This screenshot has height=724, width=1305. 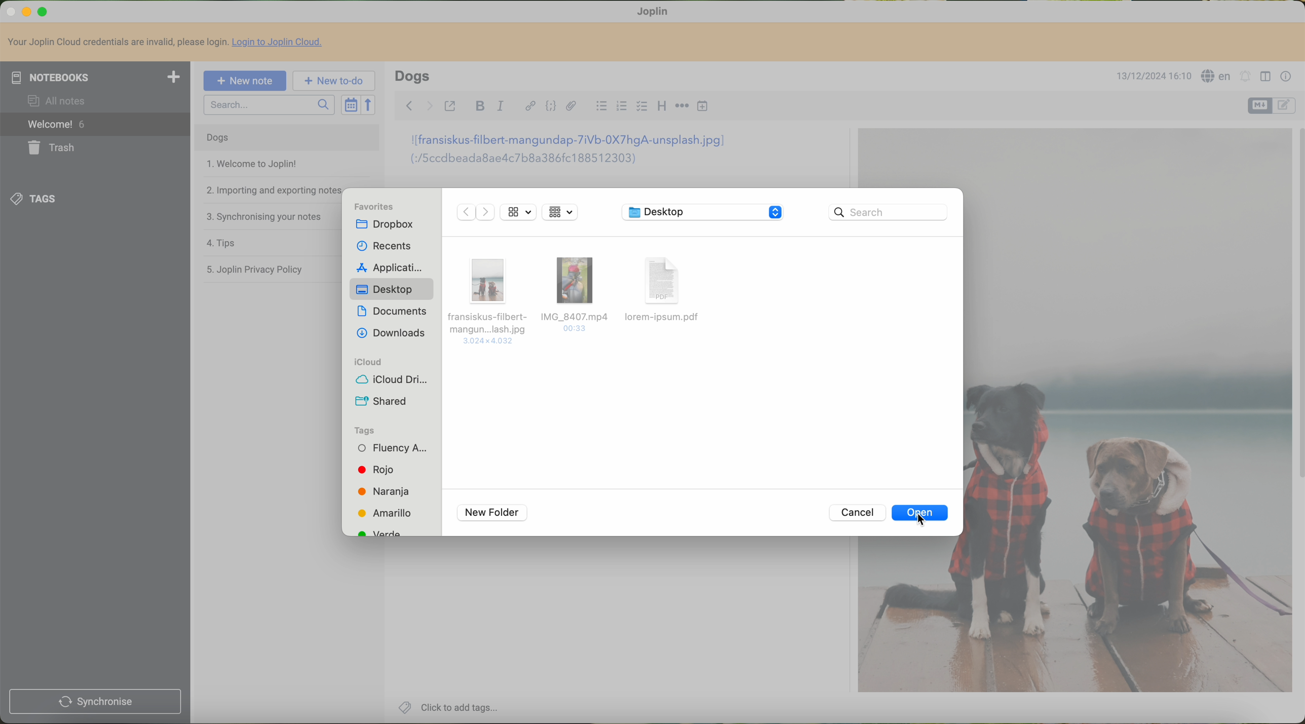 What do you see at coordinates (574, 292) in the screenshot?
I see `IMG_8407.mp4
00:33` at bounding box center [574, 292].